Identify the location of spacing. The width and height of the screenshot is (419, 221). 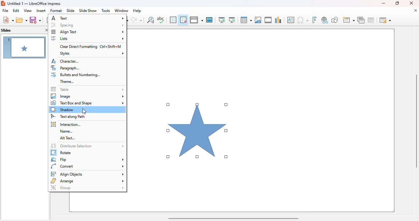
(87, 25).